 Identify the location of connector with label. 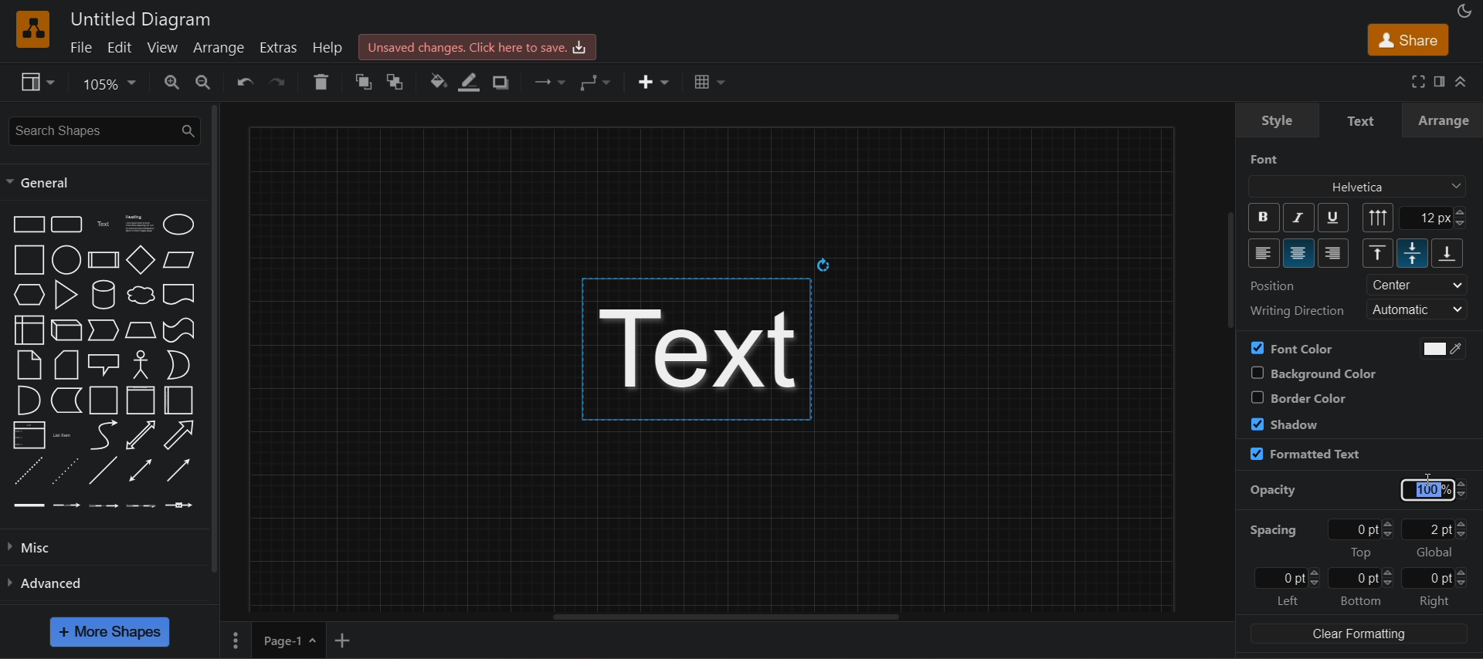
(66, 505).